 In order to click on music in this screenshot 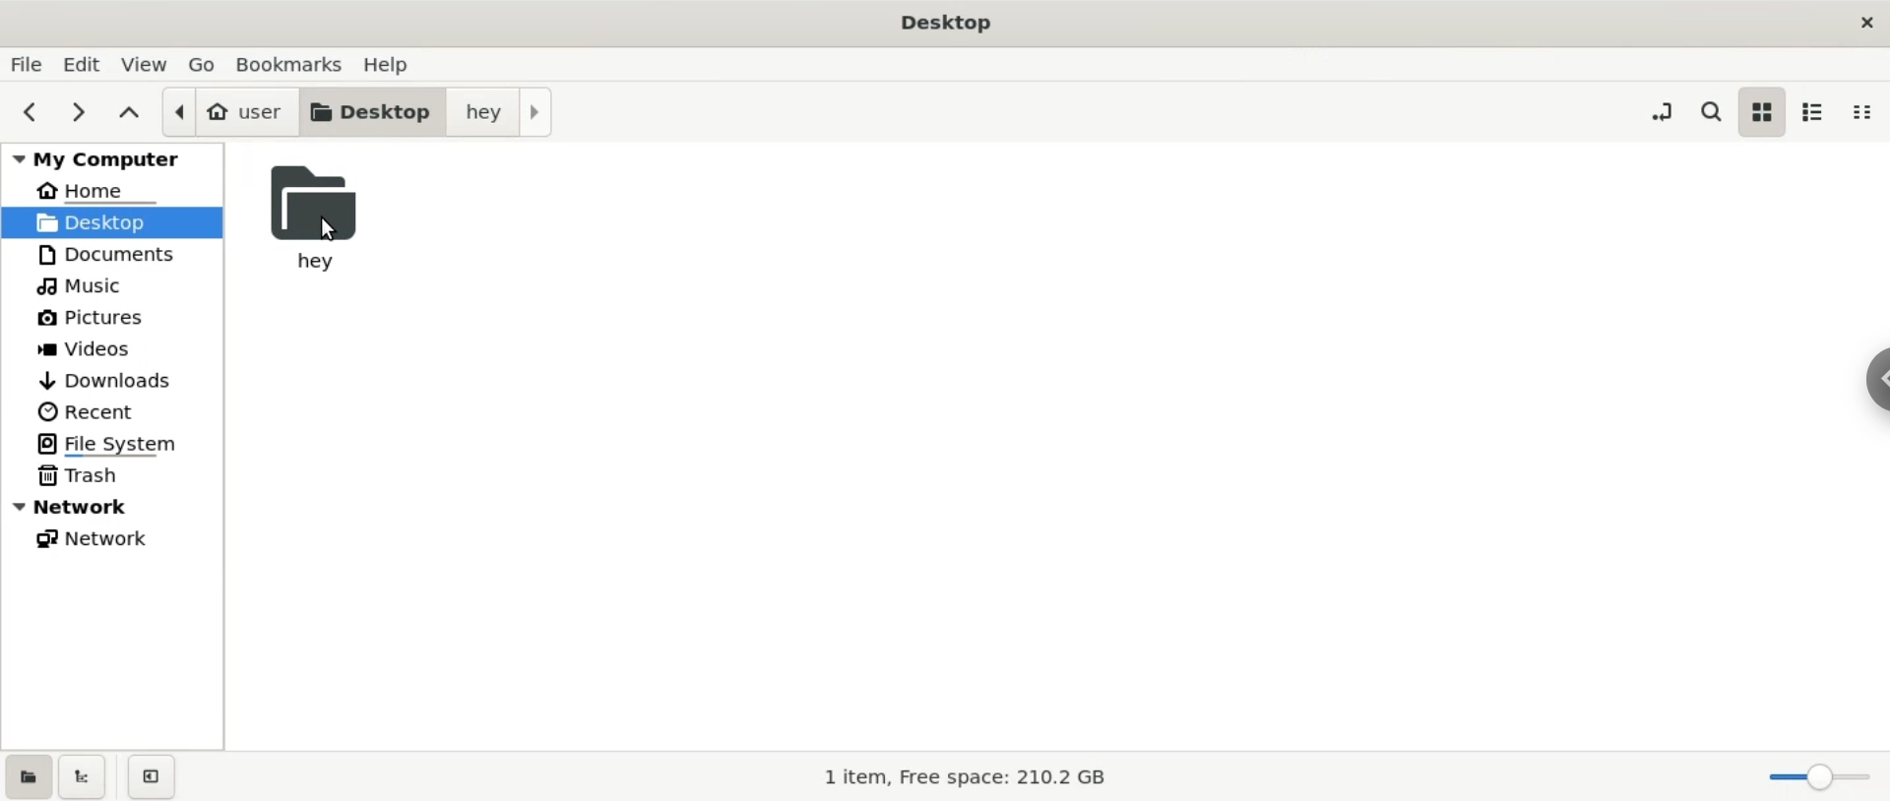, I will do `click(119, 283)`.